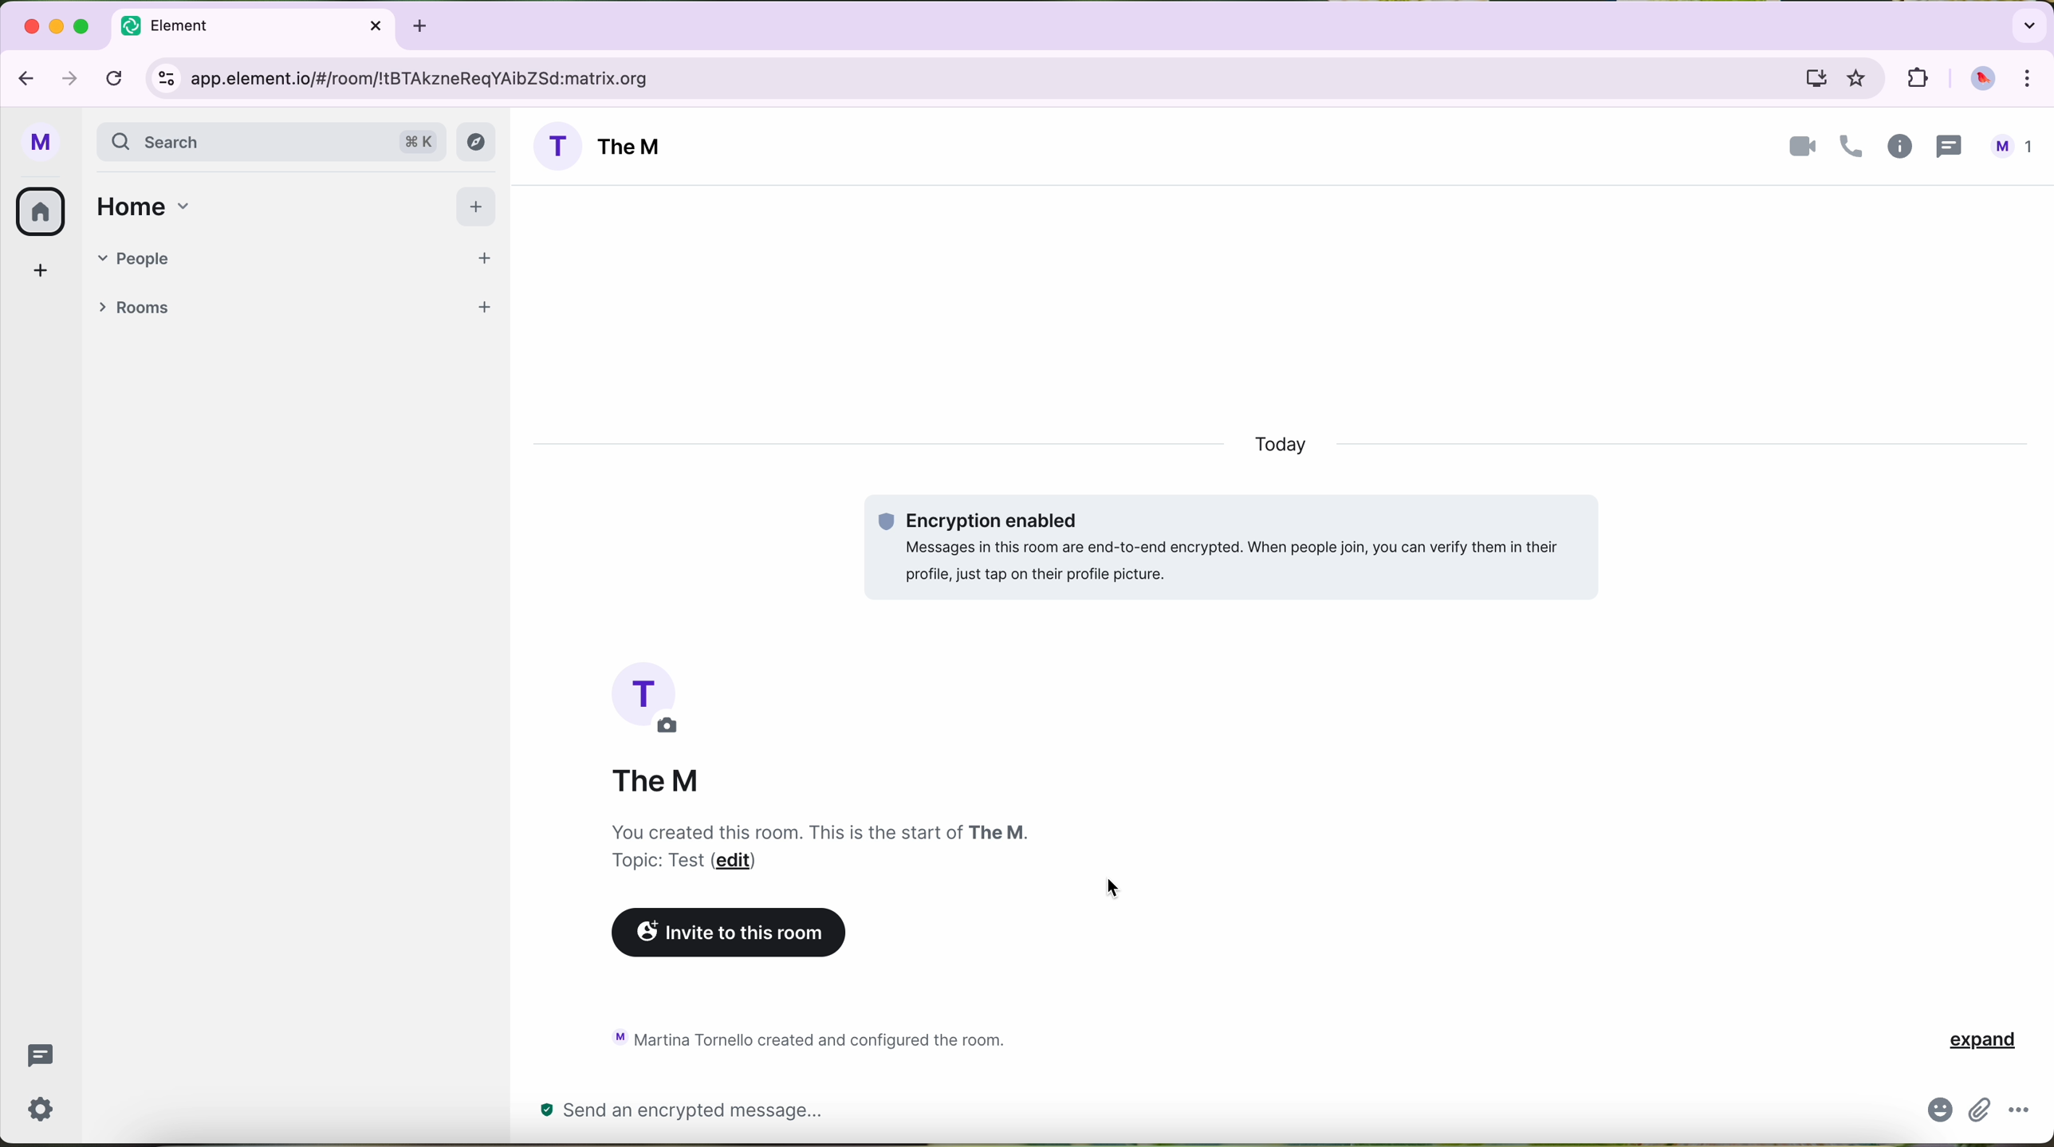 The image size is (2054, 1147). Describe the element at coordinates (2036, 79) in the screenshot. I see `control and customize Google Chrome` at that location.